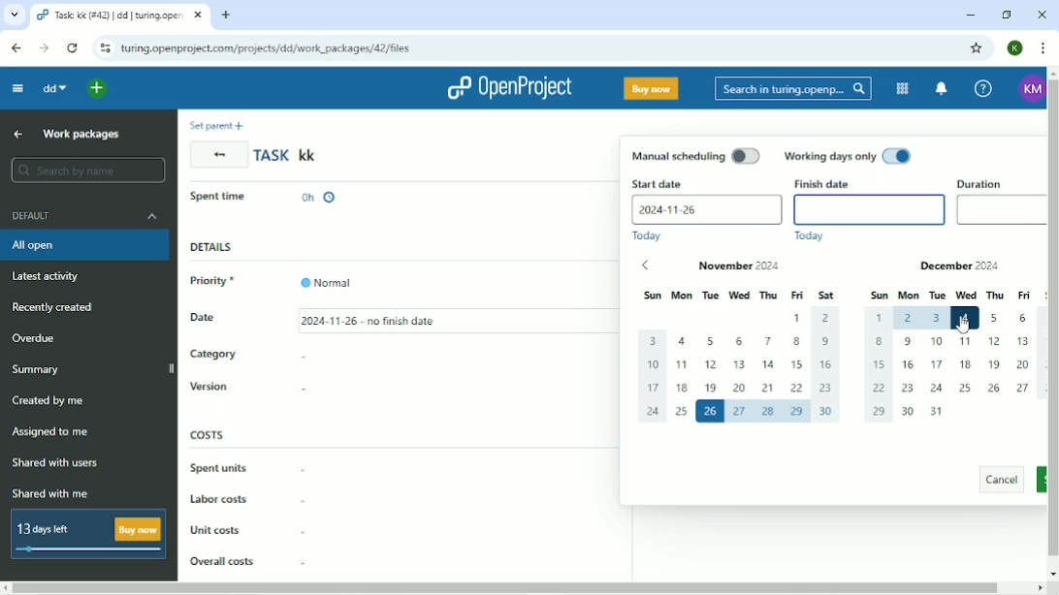  Describe the element at coordinates (35, 370) in the screenshot. I see `Summary` at that location.